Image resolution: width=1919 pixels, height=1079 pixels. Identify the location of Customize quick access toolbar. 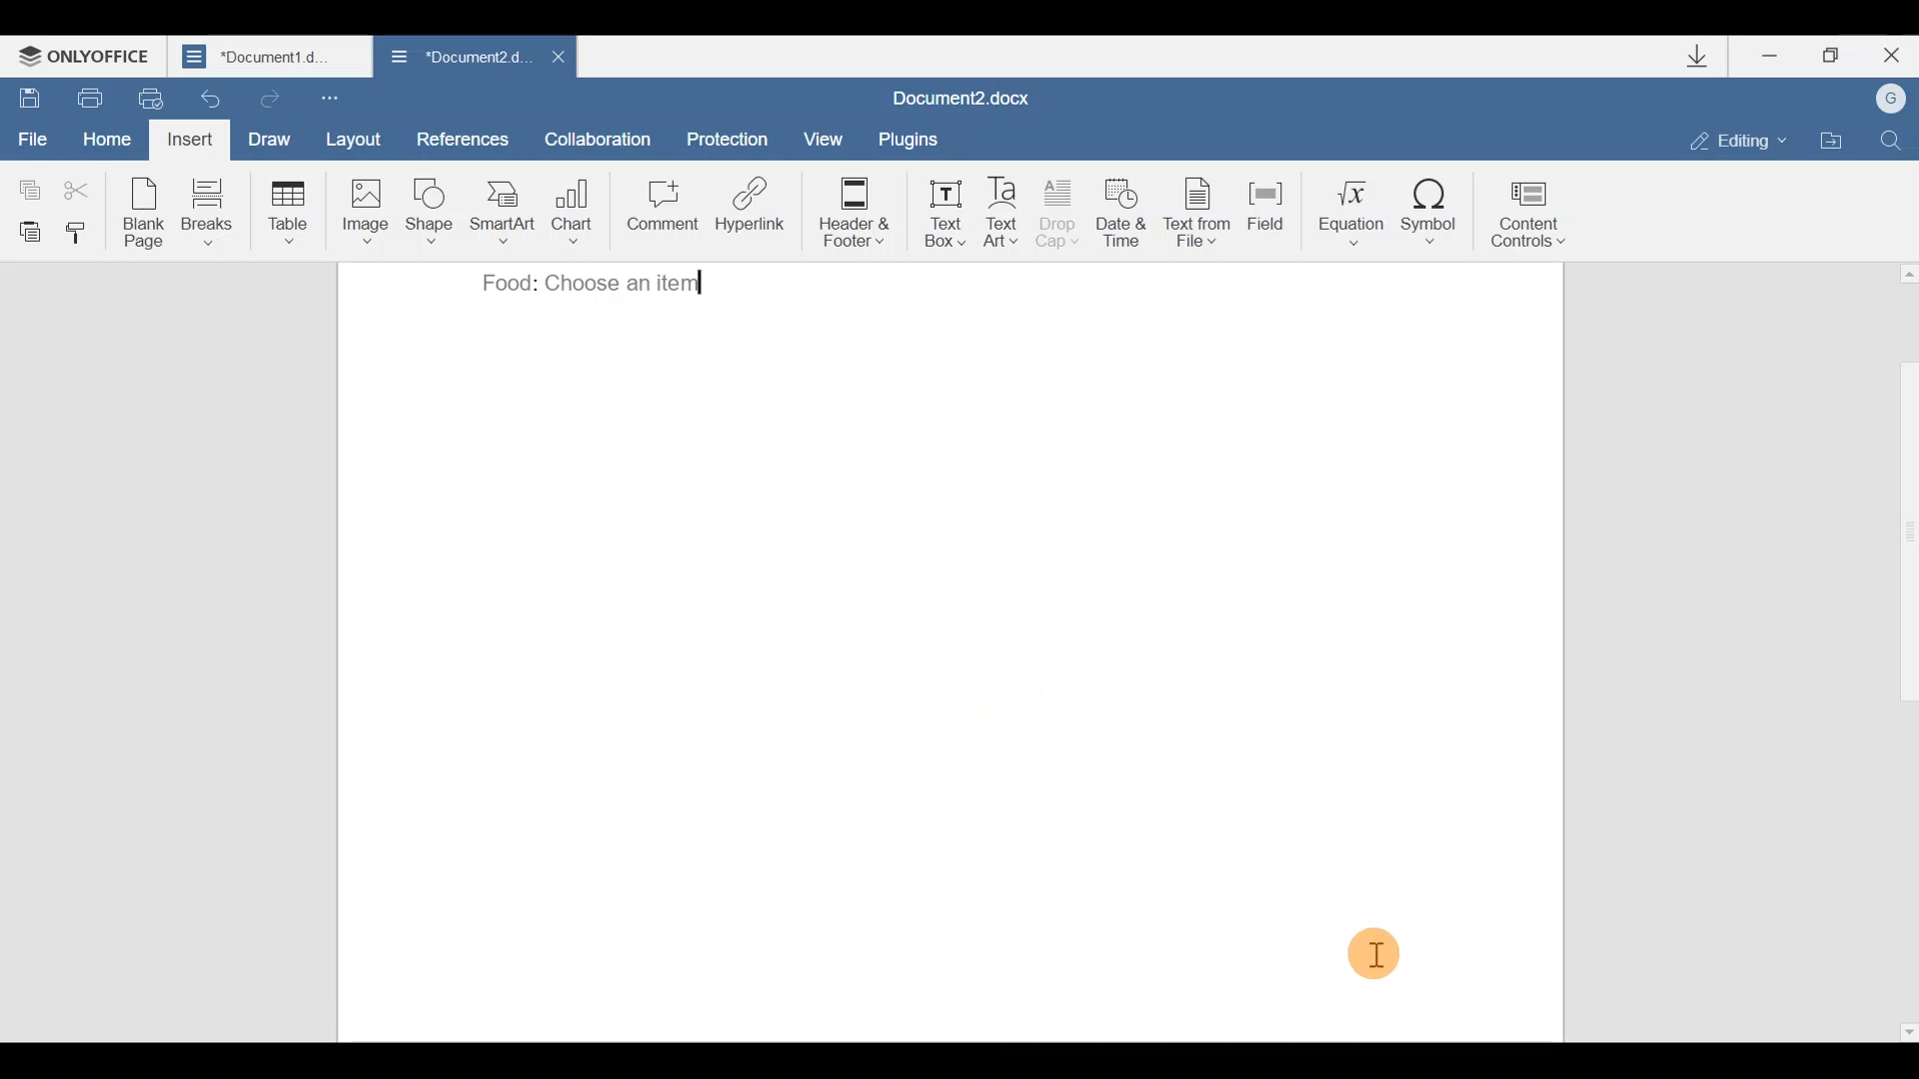
(346, 97).